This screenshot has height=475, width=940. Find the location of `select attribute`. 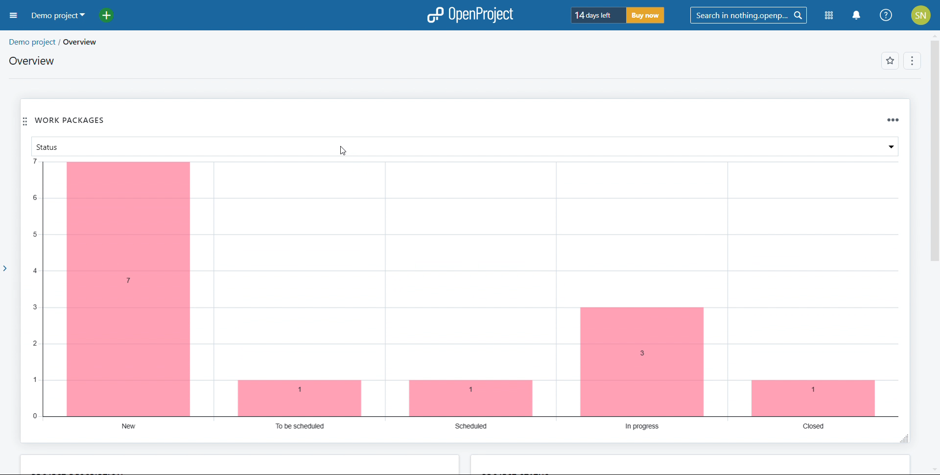

select attribute is located at coordinates (465, 146).